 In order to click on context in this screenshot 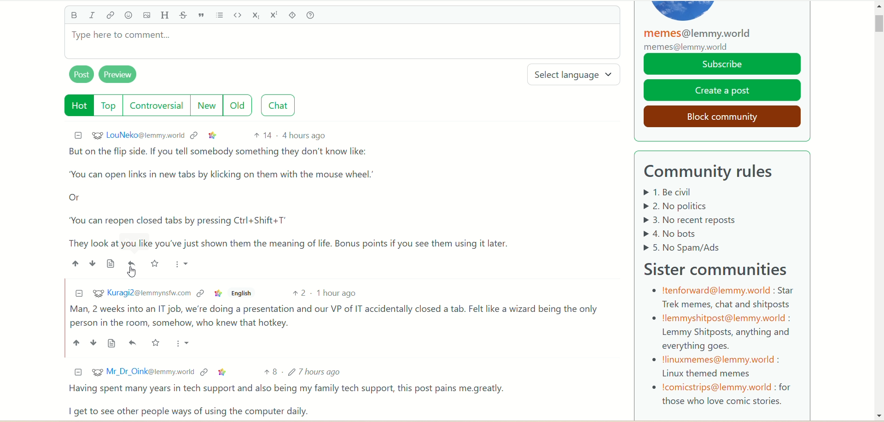, I will do `click(204, 372)`.